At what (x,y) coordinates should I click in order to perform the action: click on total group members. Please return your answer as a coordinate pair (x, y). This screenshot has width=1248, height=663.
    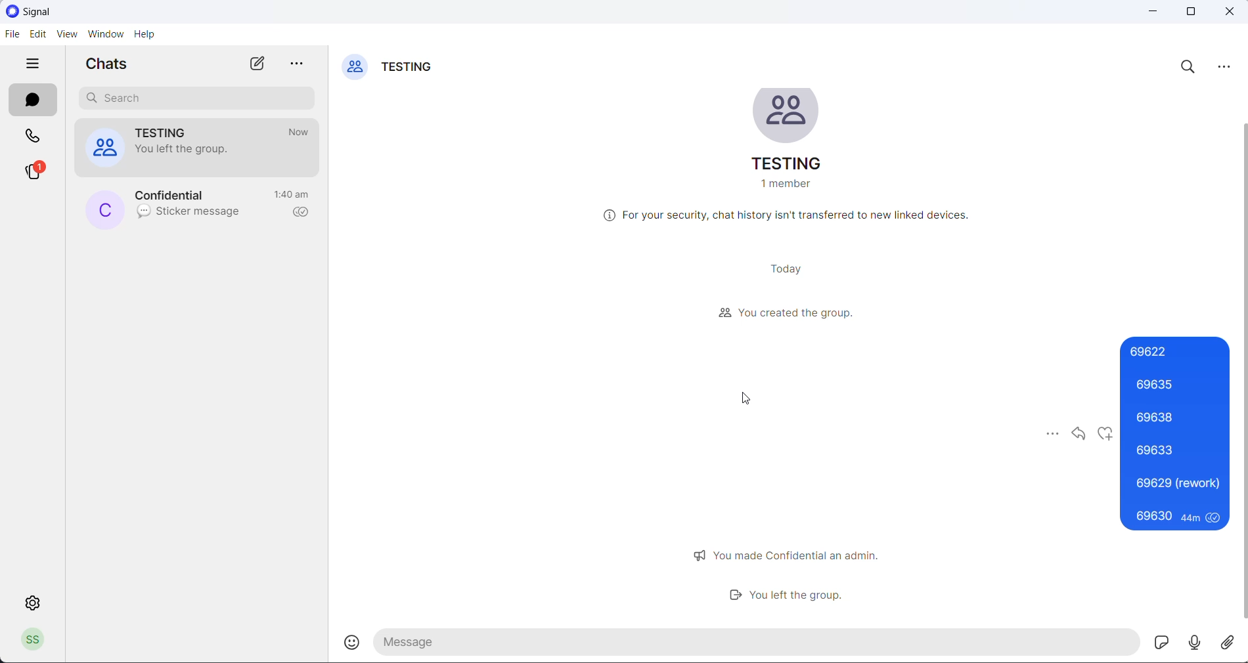
    Looking at the image, I should click on (788, 188).